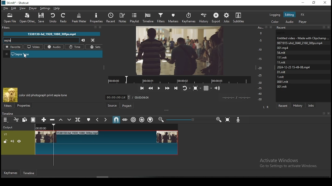  What do you see at coordinates (289, 22) in the screenshot?
I see `audio` at bounding box center [289, 22].